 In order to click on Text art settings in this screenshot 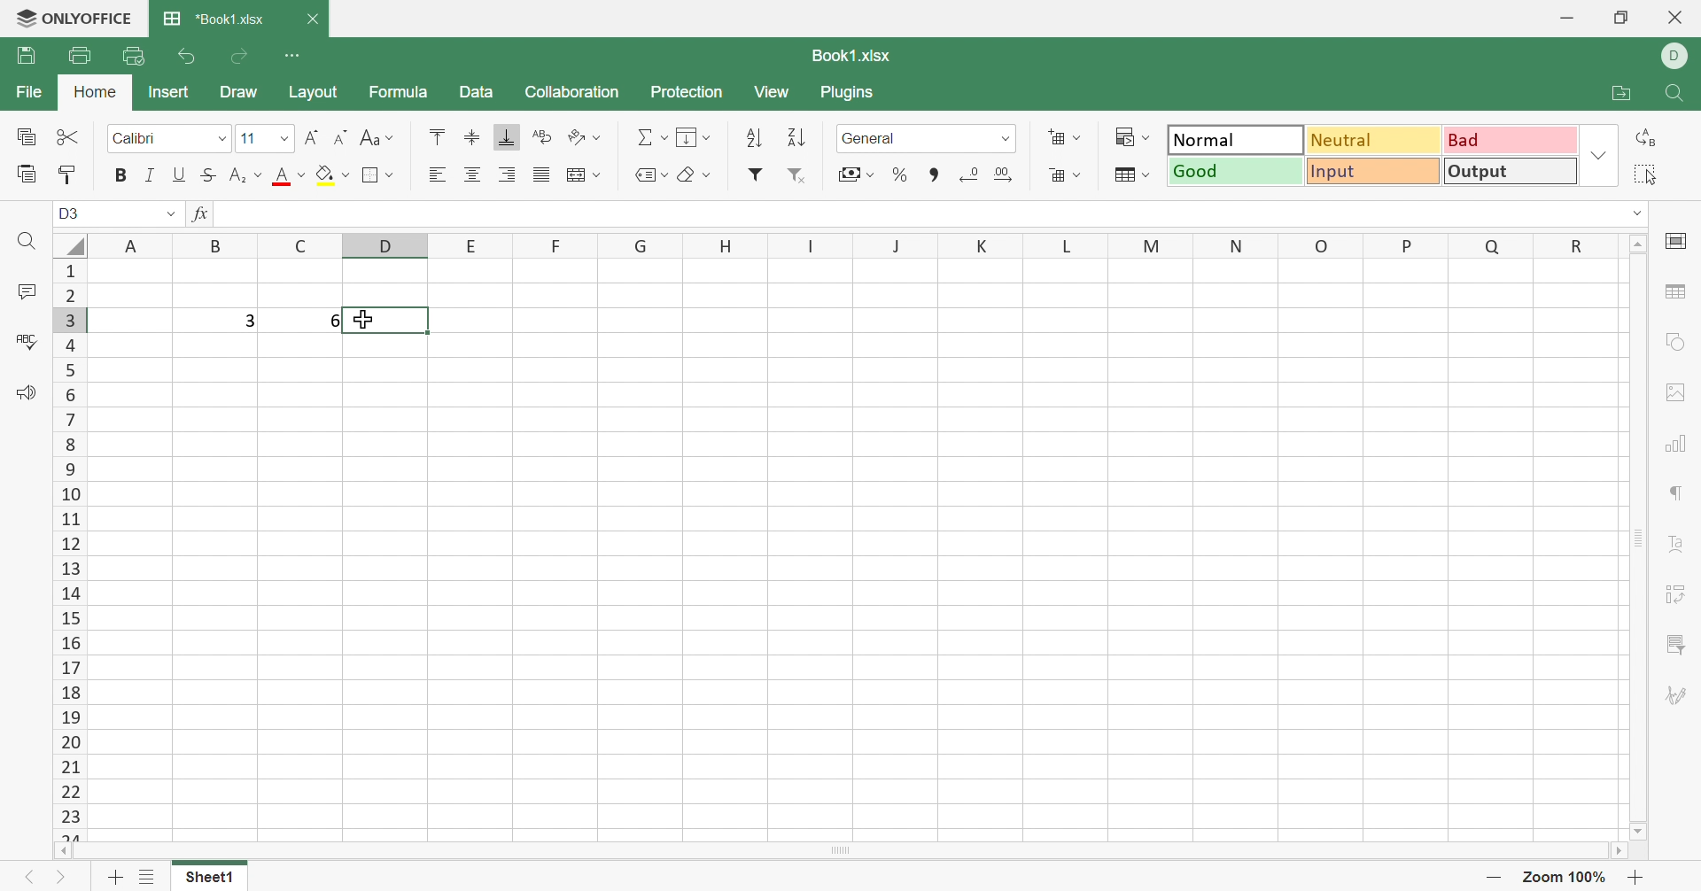, I will do `click(1679, 541)`.